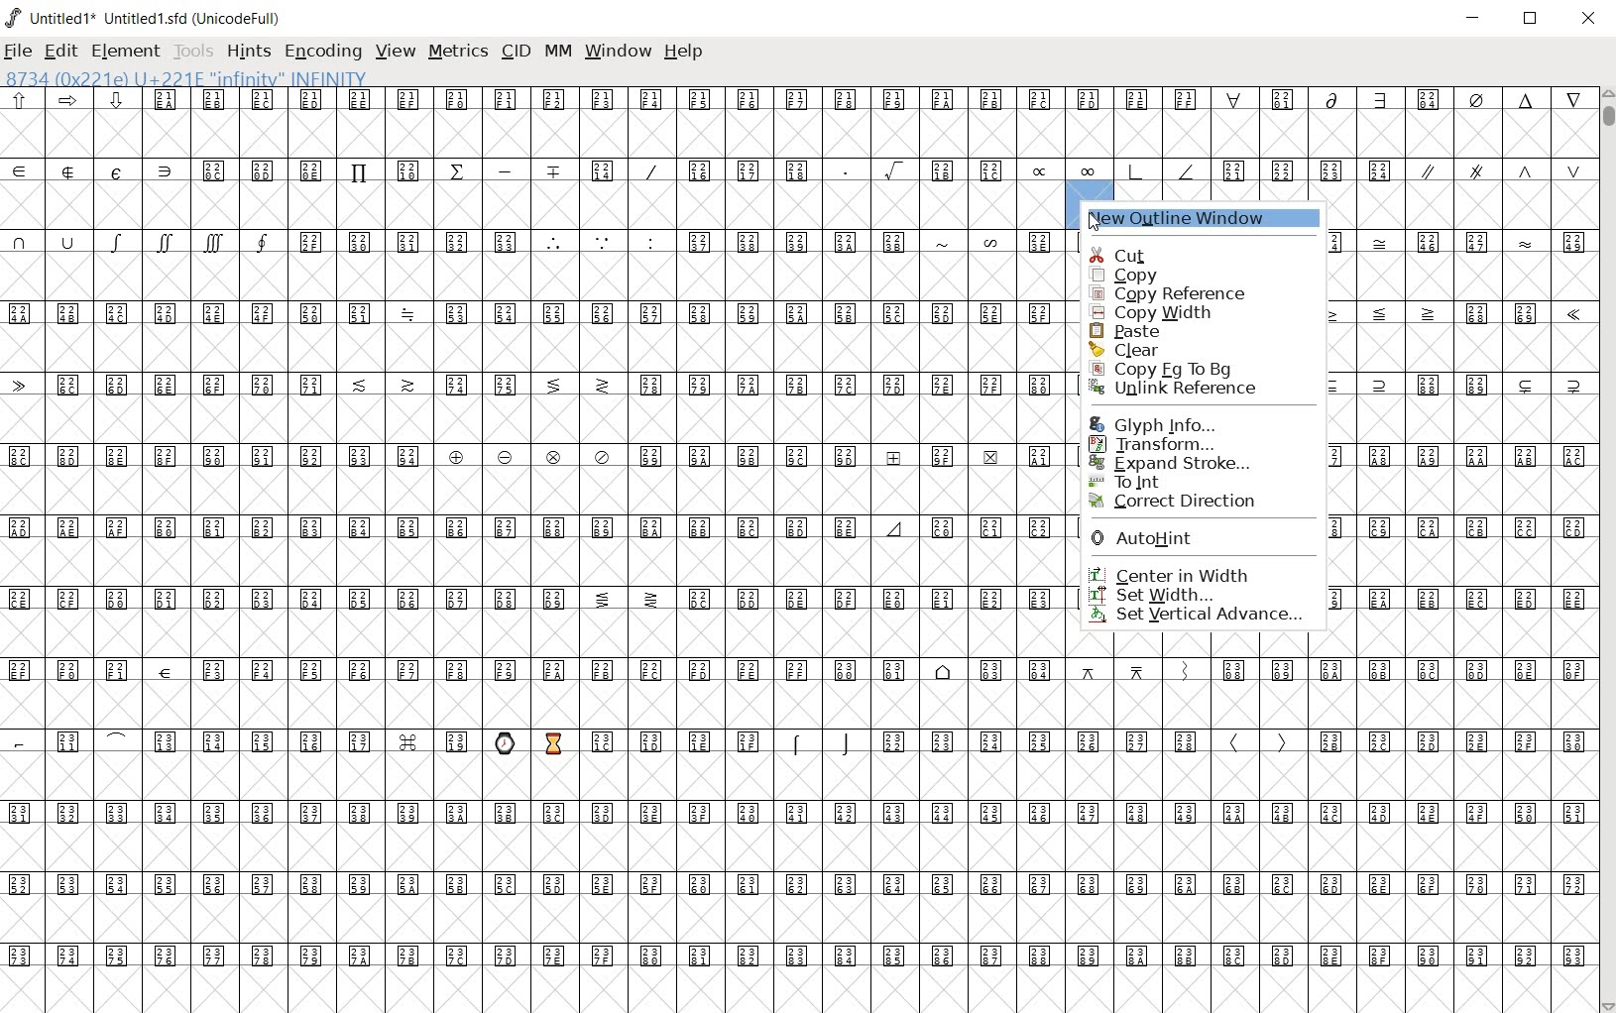 The height and width of the screenshot is (1013, 1616). What do you see at coordinates (1590, 19) in the screenshot?
I see `close` at bounding box center [1590, 19].